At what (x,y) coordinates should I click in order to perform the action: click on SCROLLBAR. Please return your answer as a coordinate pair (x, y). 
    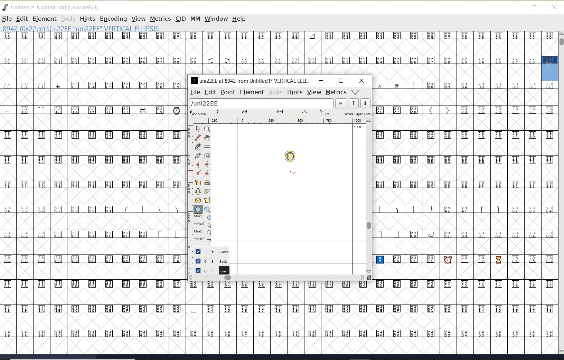
    Looking at the image, I should click on (561, 193).